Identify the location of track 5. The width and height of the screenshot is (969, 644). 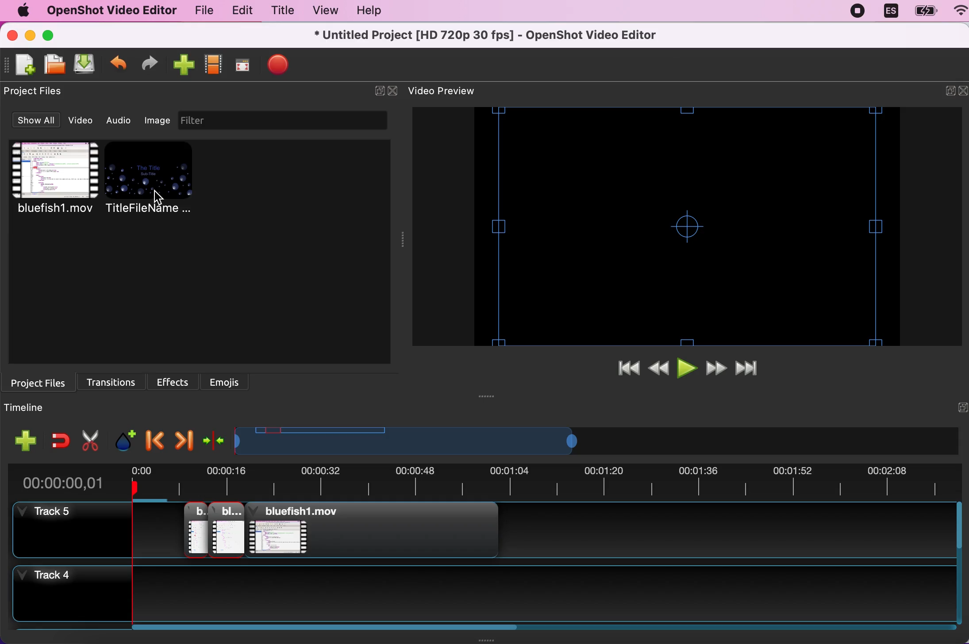
(548, 533).